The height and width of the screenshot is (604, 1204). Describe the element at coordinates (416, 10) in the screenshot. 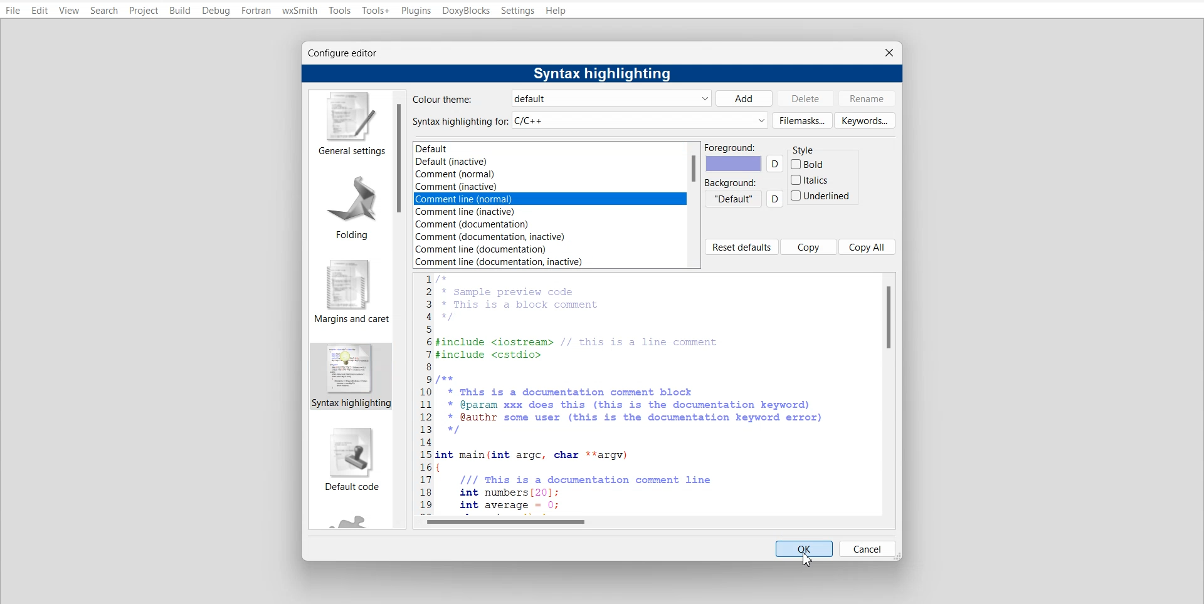

I see `Plugins` at that location.